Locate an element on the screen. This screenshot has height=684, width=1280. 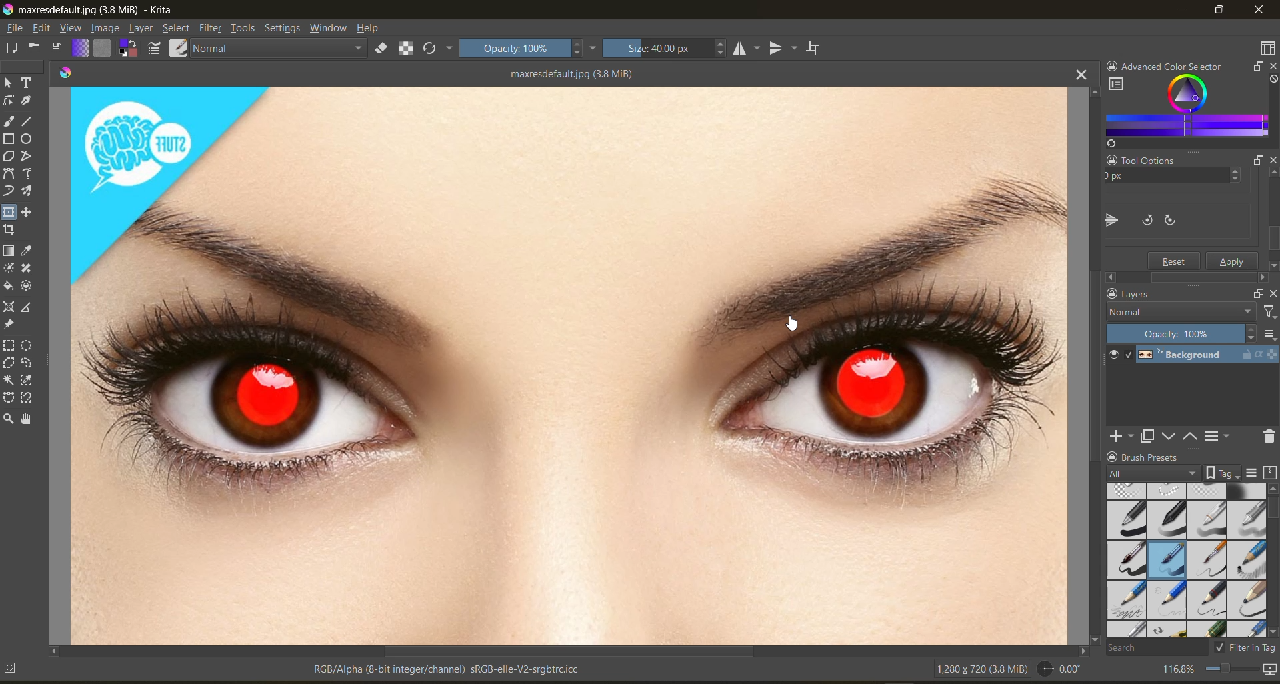
set eraser mode is located at coordinates (388, 49).